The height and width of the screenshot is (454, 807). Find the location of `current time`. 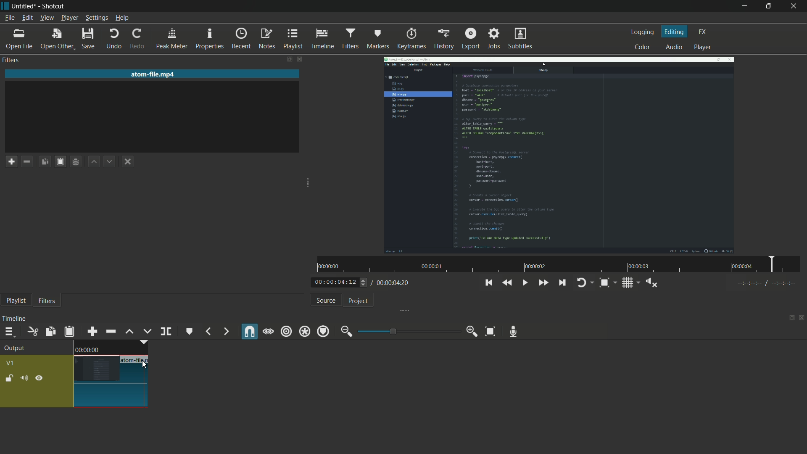

current time is located at coordinates (335, 282).